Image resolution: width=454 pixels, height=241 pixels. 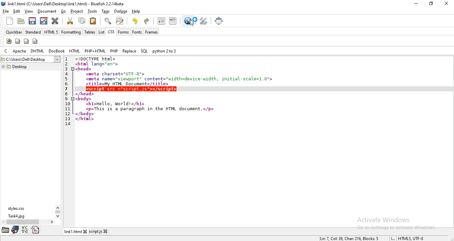 What do you see at coordinates (15, 229) in the screenshot?
I see `bookmark` at bounding box center [15, 229].